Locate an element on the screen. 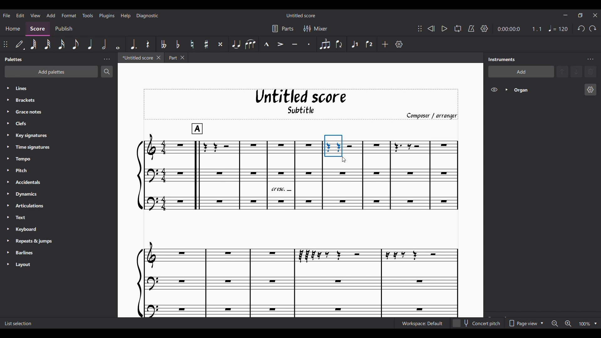  Current tab, highlighted is located at coordinates (137, 58).